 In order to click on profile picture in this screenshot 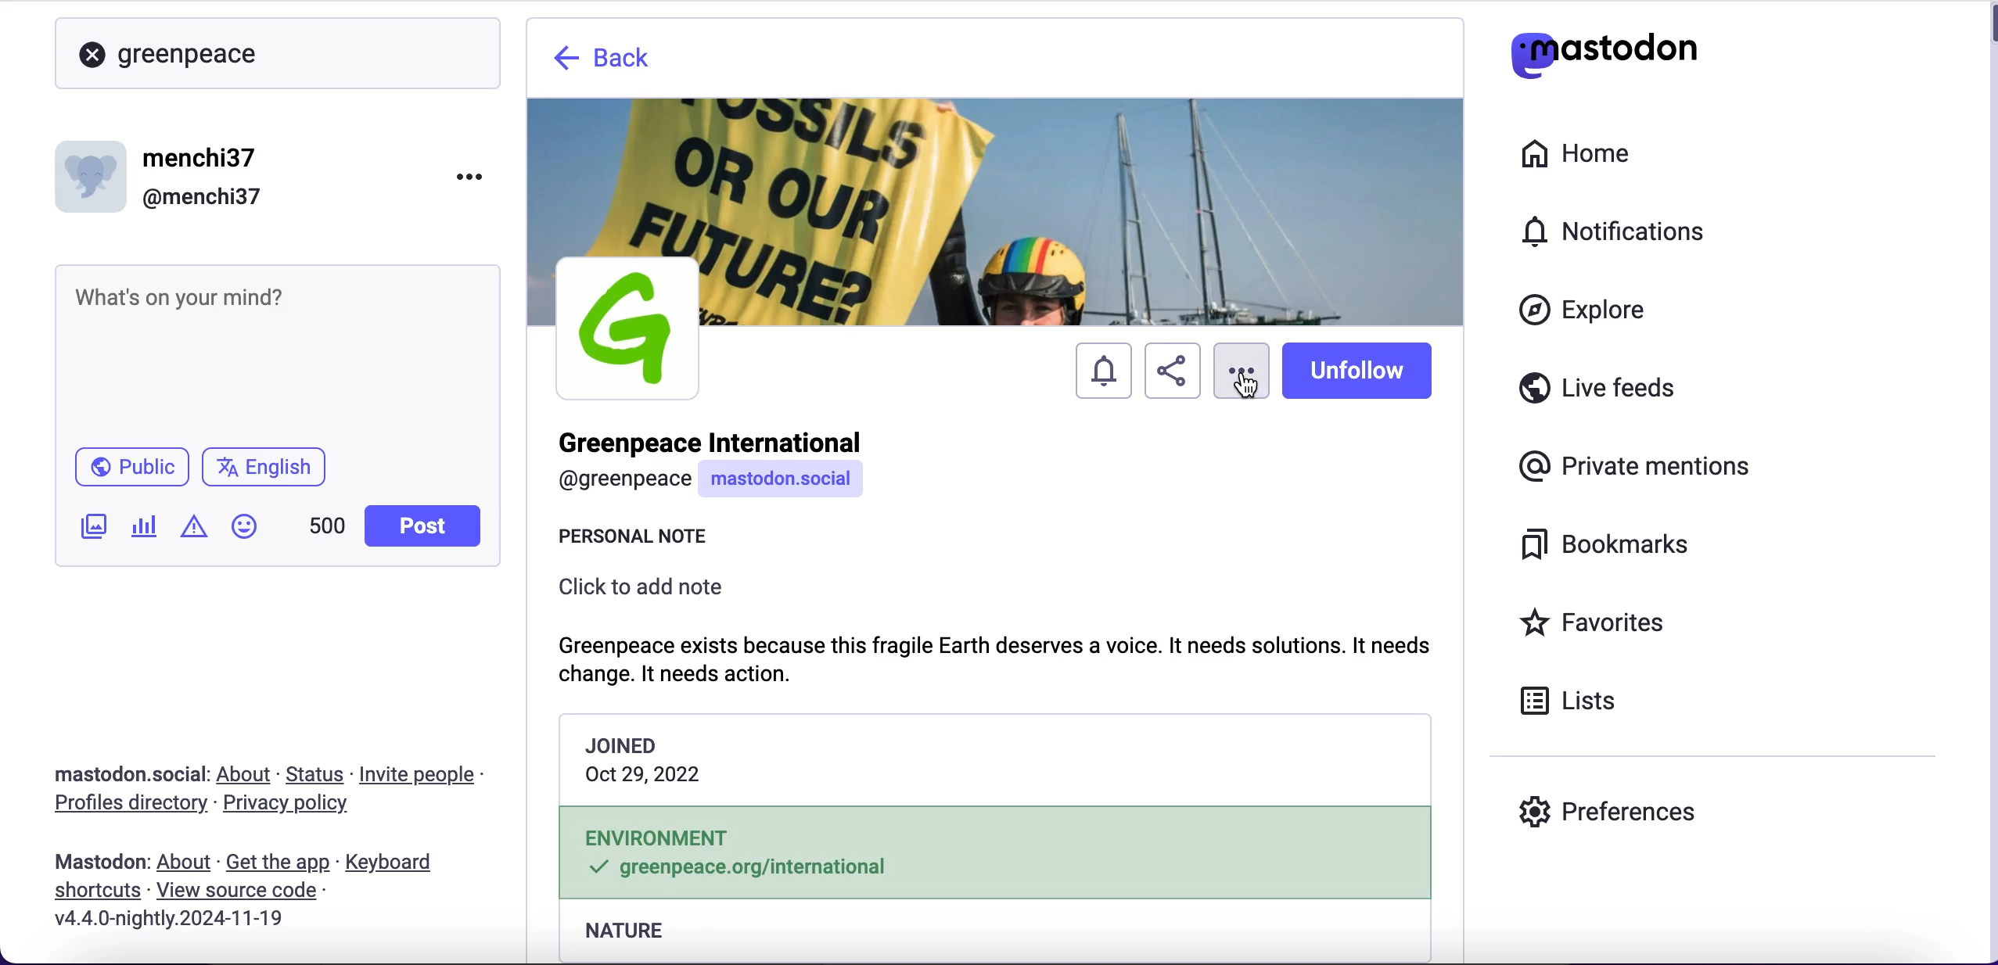, I will do `click(627, 327)`.